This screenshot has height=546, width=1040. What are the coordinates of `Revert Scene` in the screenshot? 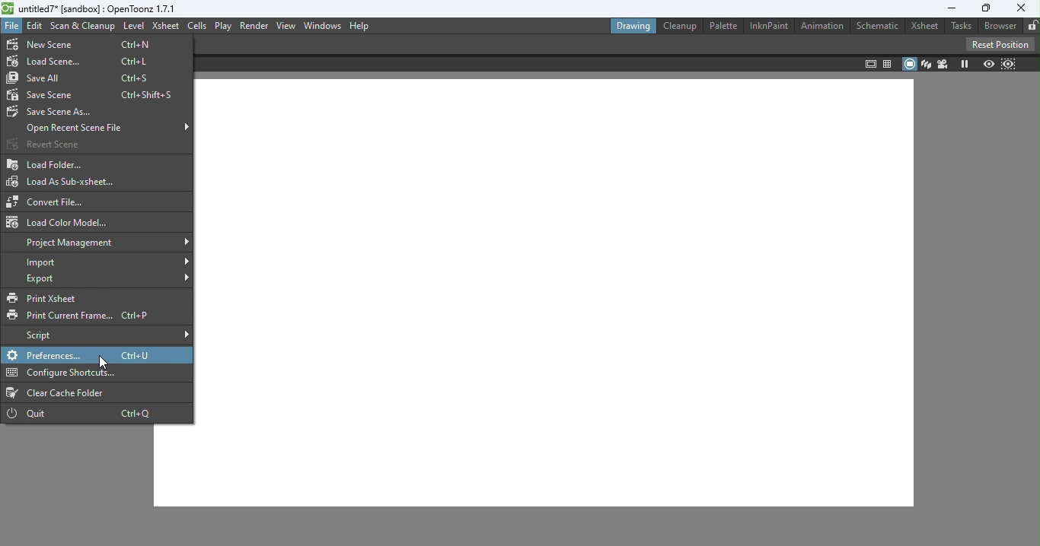 It's located at (43, 144).